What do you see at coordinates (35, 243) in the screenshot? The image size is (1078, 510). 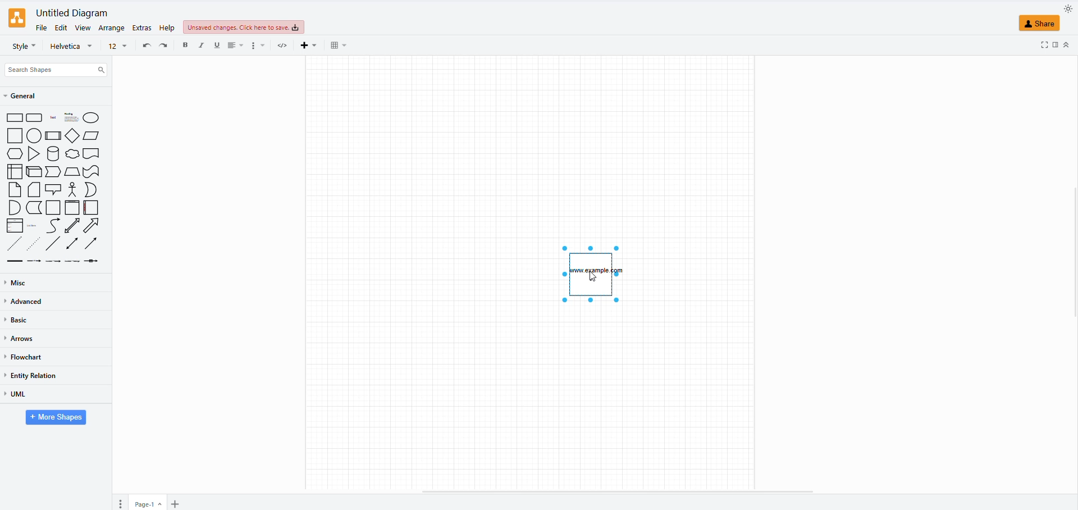 I see `dotted line` at bounding box center [35, 243].